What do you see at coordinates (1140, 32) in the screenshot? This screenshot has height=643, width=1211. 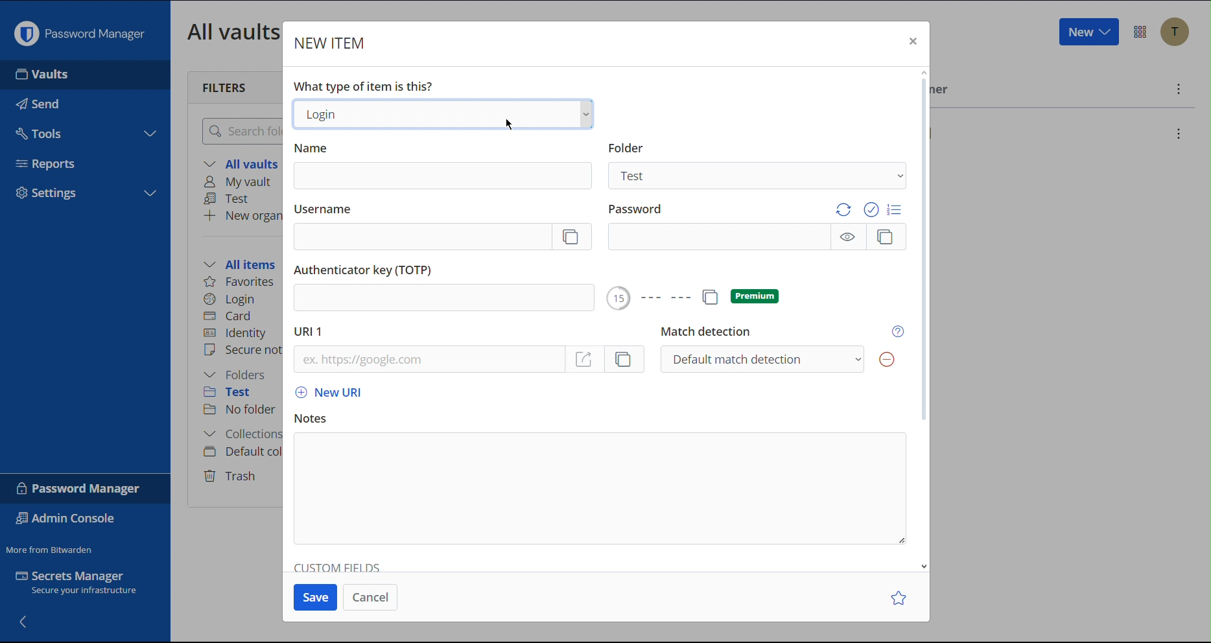 I see `More Options` at bounding box center [1140, 32].